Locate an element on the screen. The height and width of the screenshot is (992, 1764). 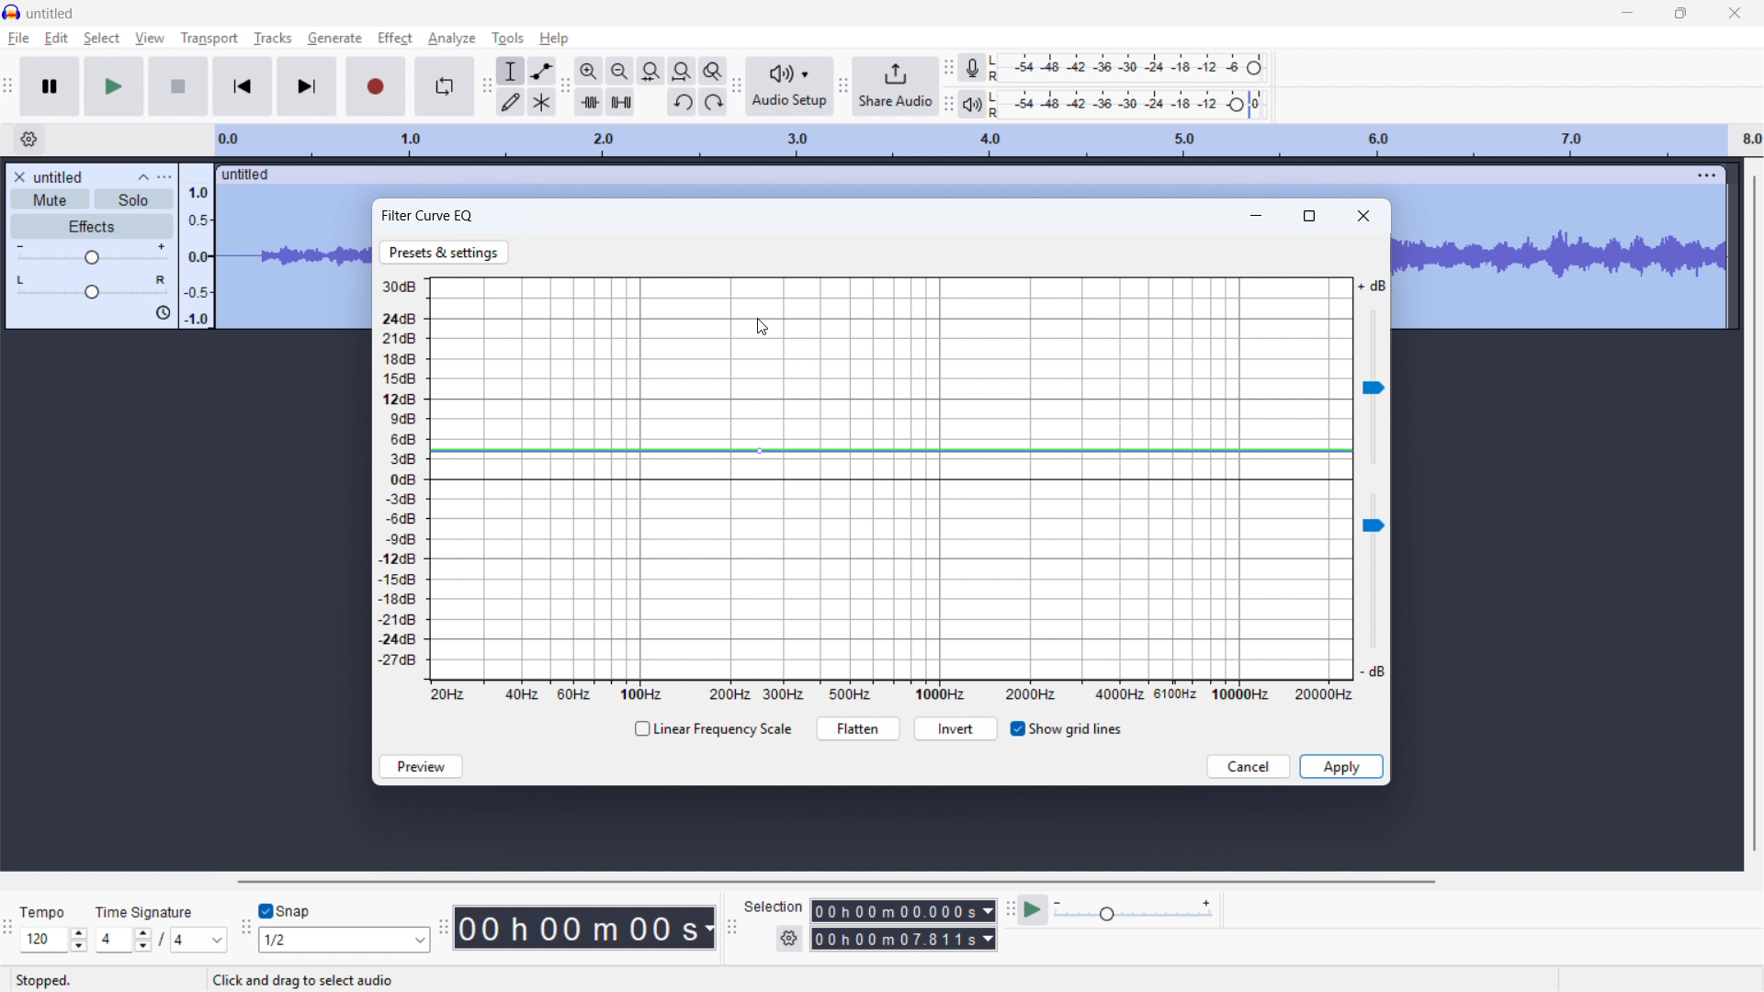
Selection end time  is located at coordinates (905, 940).